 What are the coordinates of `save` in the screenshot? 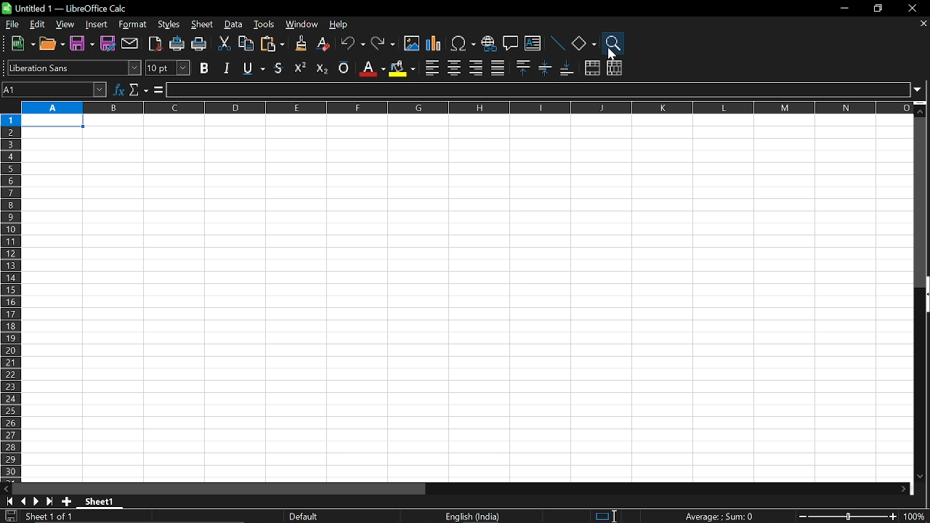 It's located at (10, 516).